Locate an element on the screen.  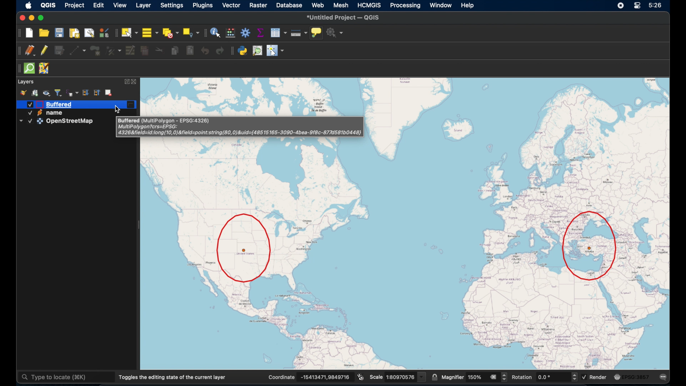
layer is located at coordinates (144, 6).